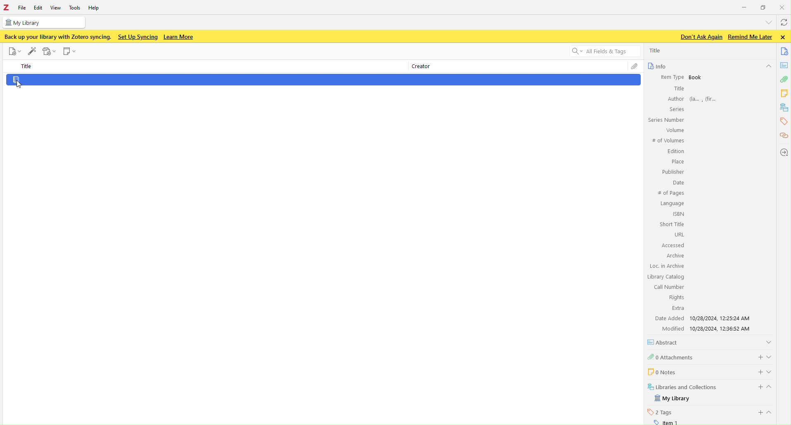  I want to click on creator, so click(421, 67).